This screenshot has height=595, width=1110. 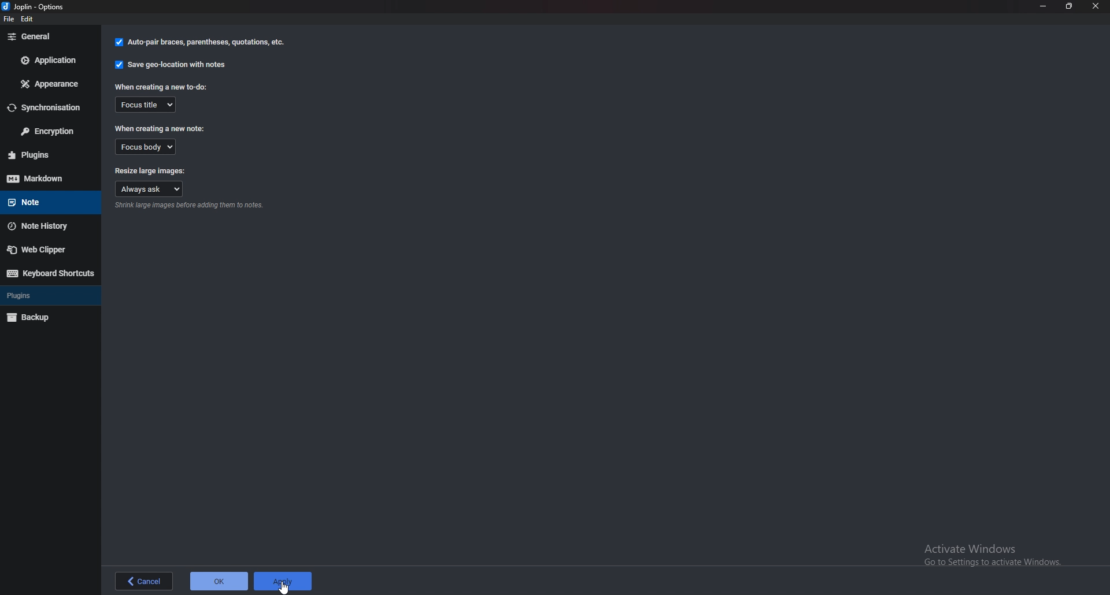 I want to click on When creating a new to do, so click(x=162, y=88).